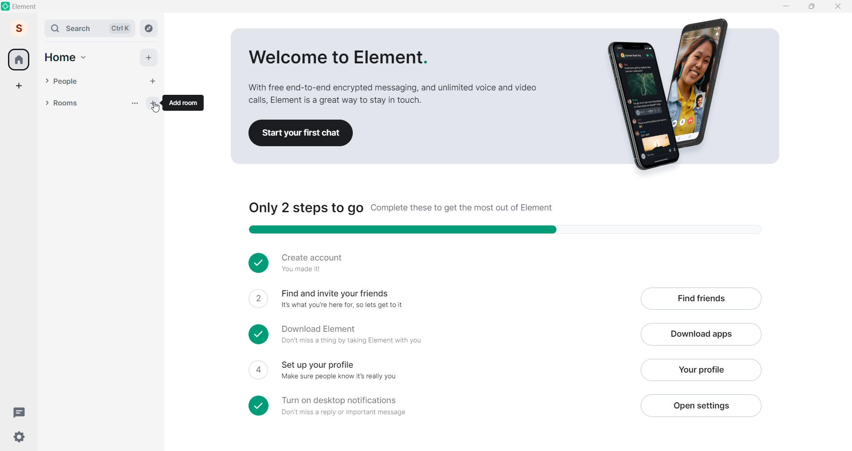  Describe the element at coordinates (89, 104) in the screenshot. I see `Rooms` at that location.